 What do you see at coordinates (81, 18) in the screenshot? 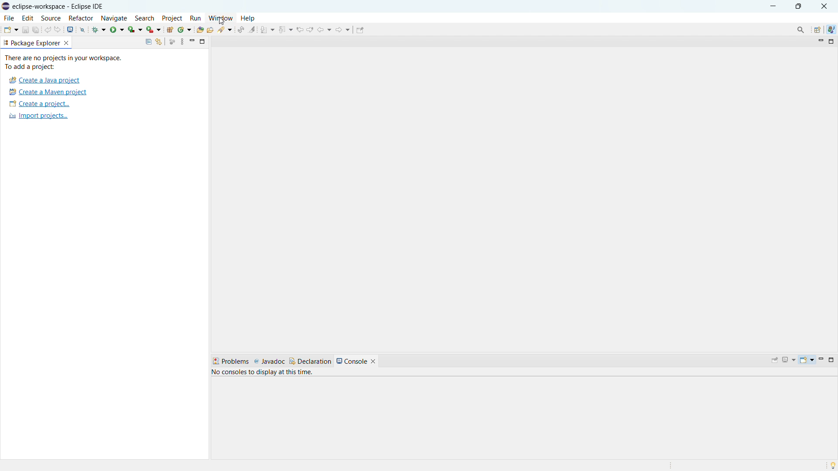
I see `refactor` at bounding box center [81, 18].